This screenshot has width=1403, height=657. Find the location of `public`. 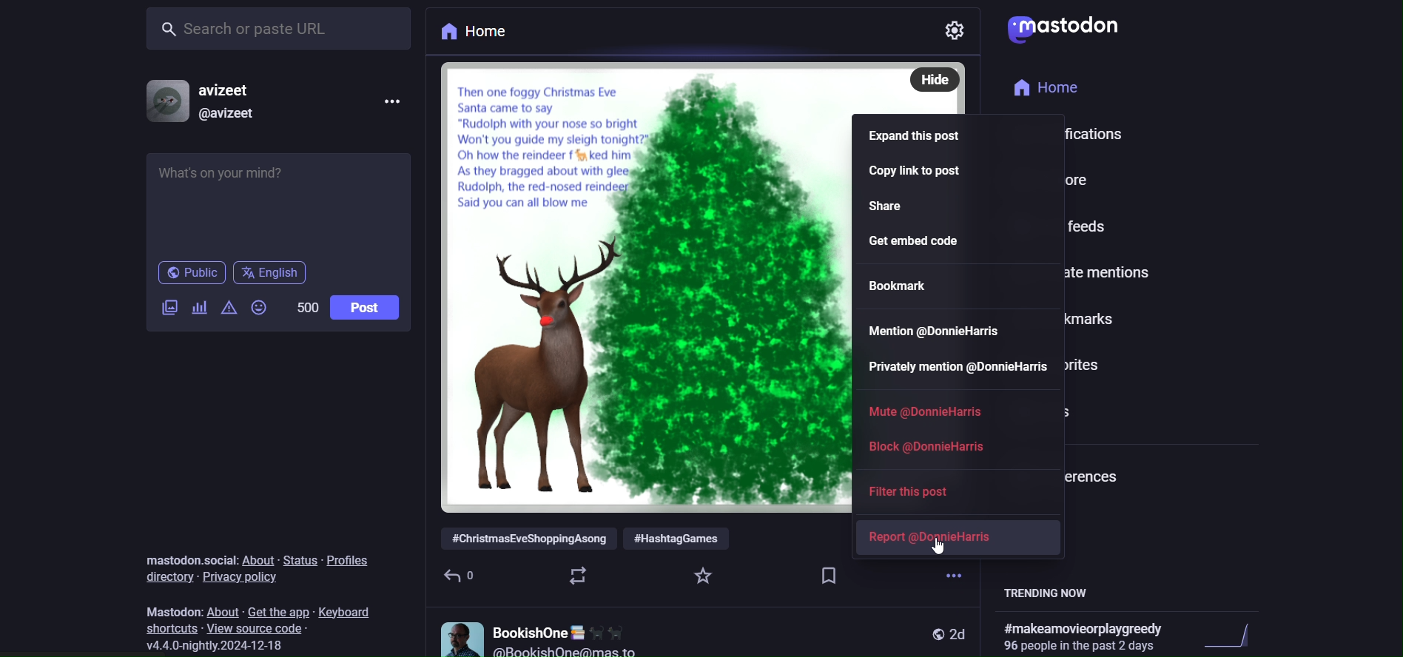

public is located at coordinates (928, 632).